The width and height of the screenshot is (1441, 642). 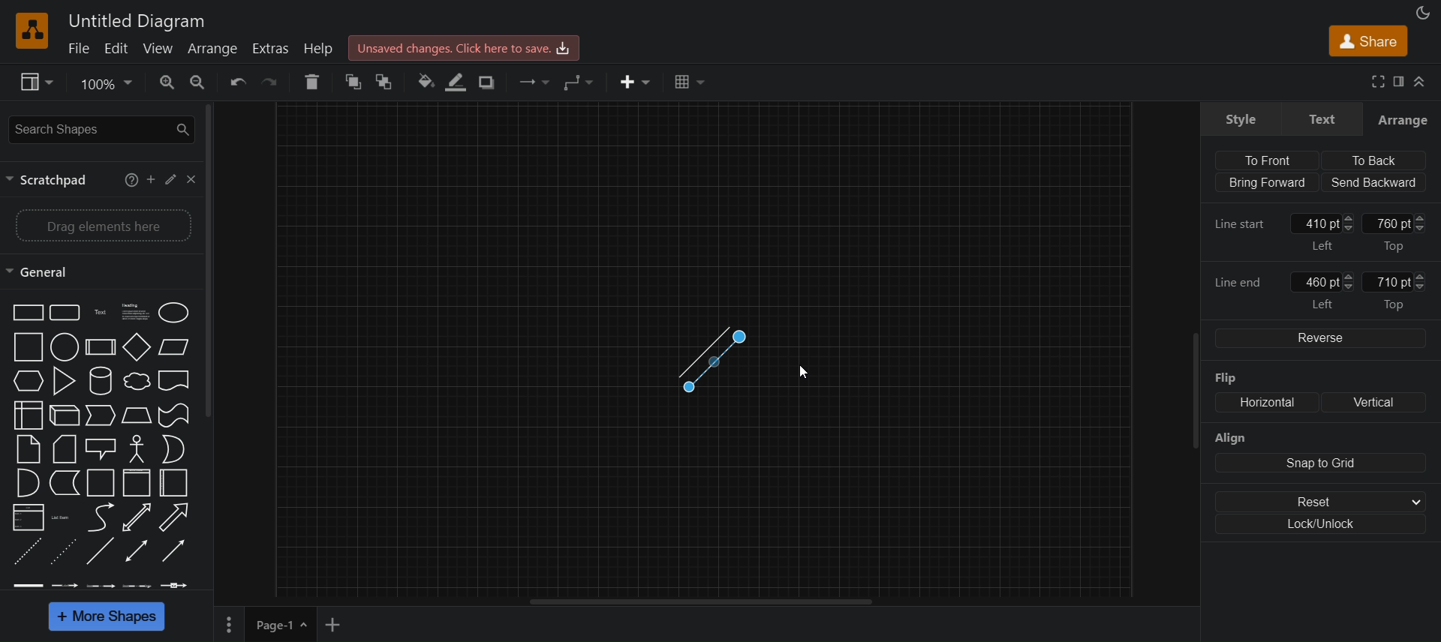 What do you see at coordinates (79, 48) in the screenshot?
I see `file` at bounding box center [79, 48].